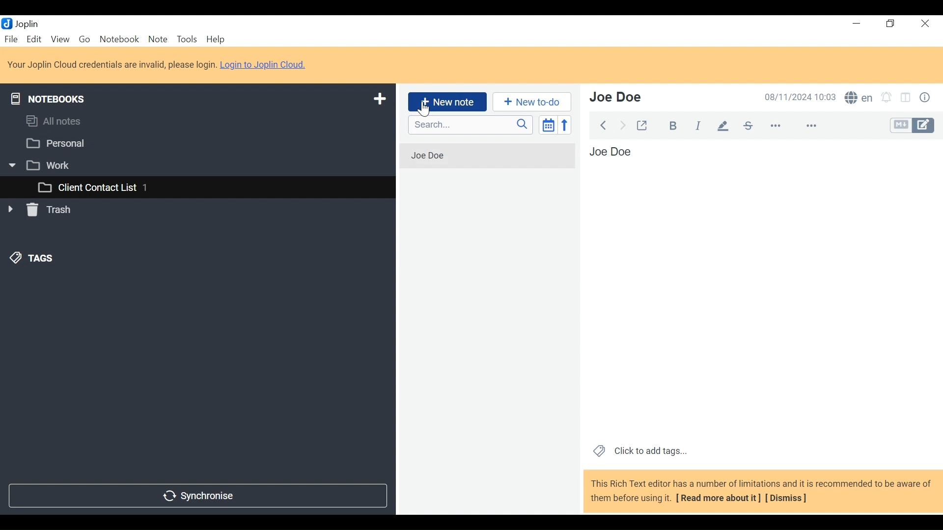 This screenshot has width=943, height=530. Describe the element at coordinates (927, 24) in the screenshot. I see `Close` at that location.